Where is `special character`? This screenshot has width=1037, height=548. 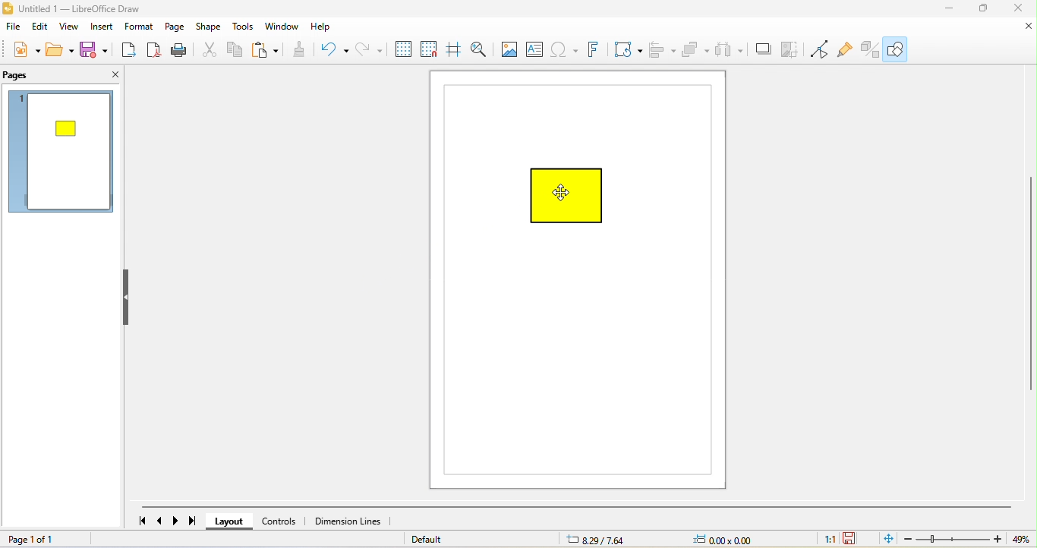
special character is located at coordinates (566, 50).